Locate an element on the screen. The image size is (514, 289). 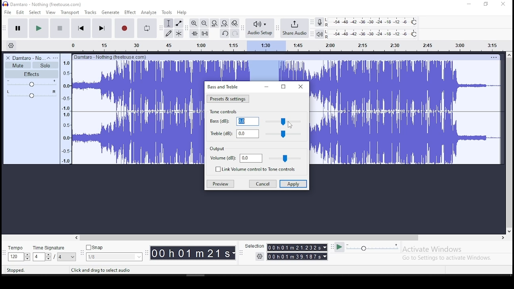
) Damtaro - Nothing (freetouse.com) is located at coordinates (43, 4).